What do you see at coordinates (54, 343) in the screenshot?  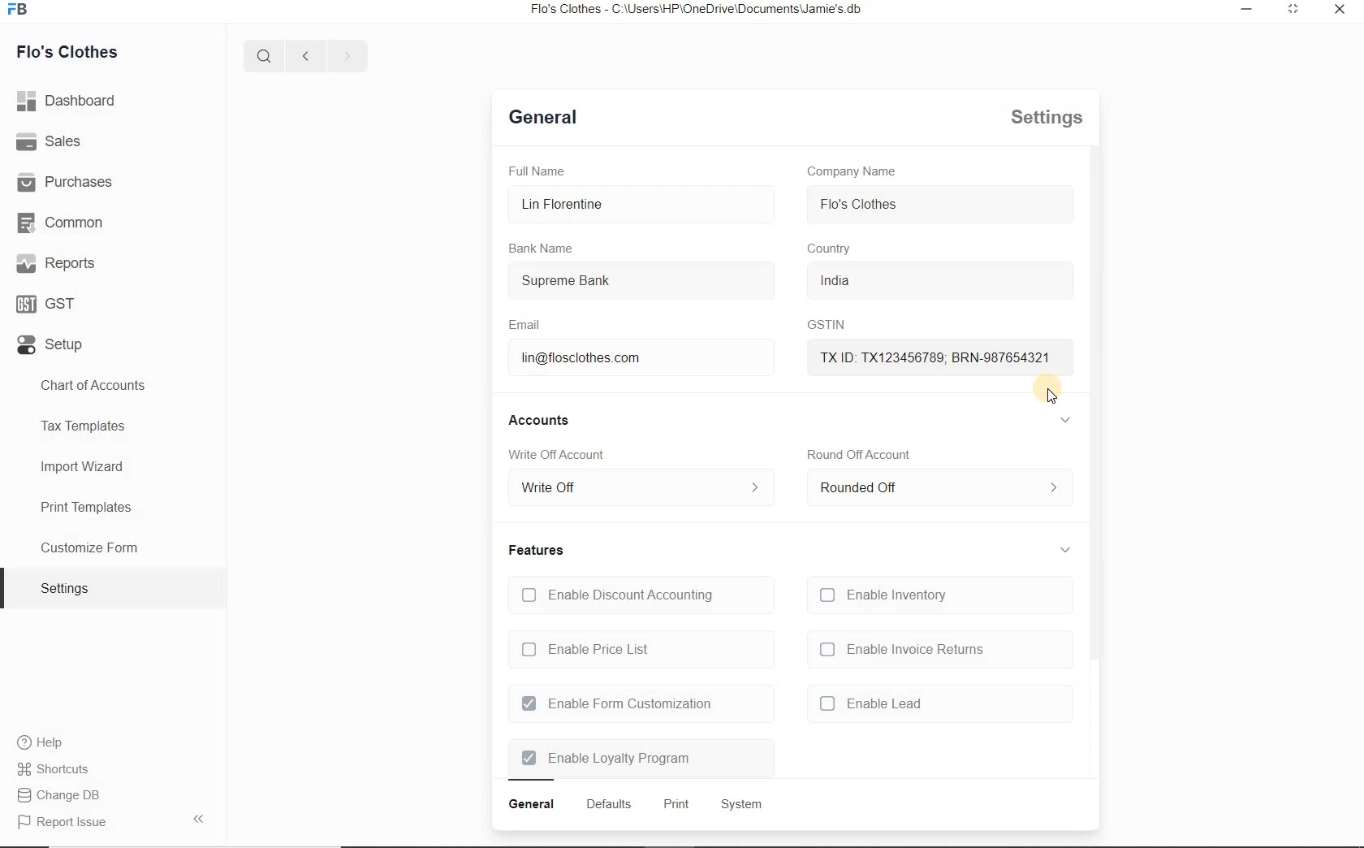 I see `Setup` at bounding box center [54, 343].